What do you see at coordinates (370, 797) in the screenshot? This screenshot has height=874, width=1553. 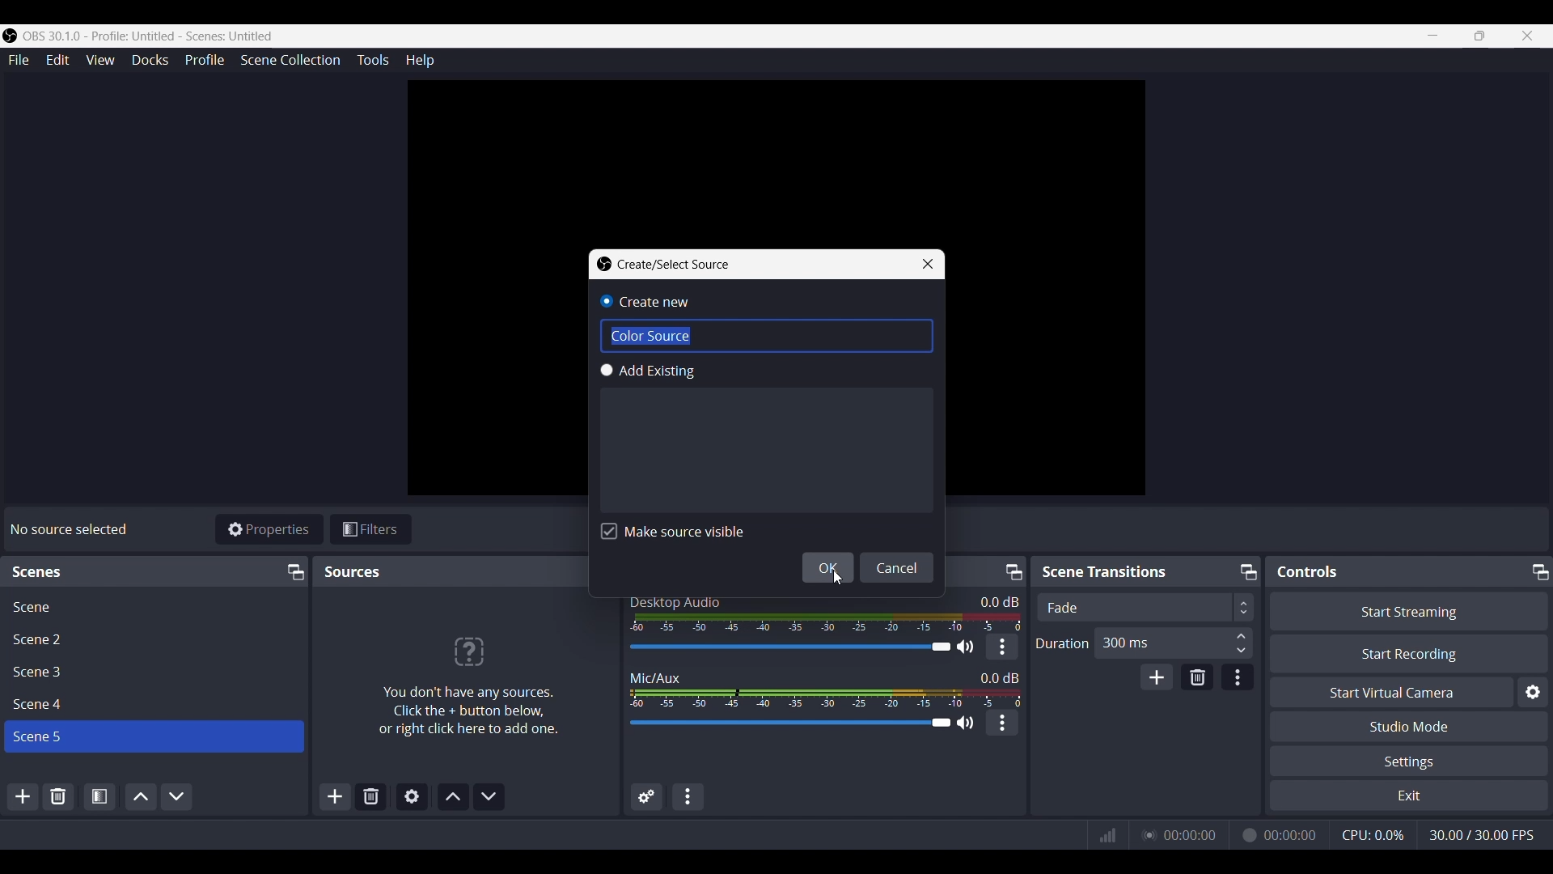 I see `Remove Selected Sources` at bounding box center [370, 797].